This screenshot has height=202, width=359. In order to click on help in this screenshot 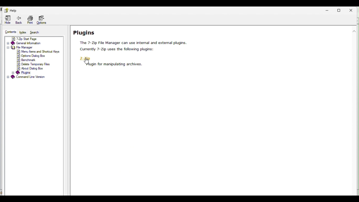, I will do `click(10, 10)`.